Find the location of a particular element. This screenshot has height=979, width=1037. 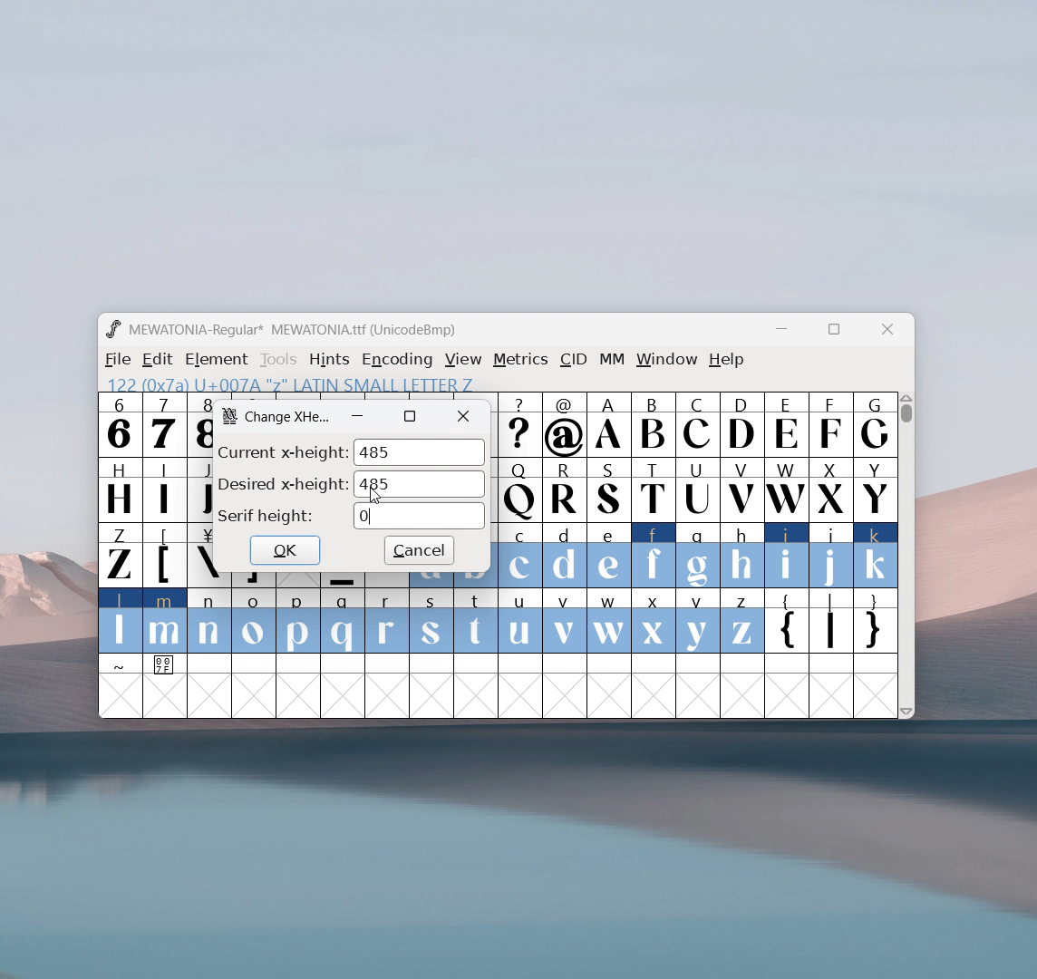

I is located at coordinates (164, 489).